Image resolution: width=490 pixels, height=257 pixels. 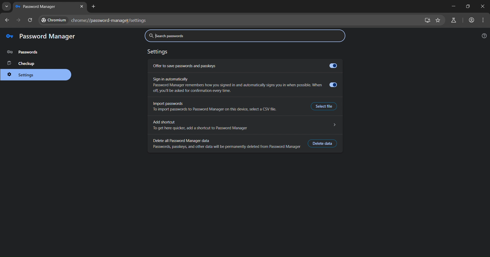 I want to click on passwords manager, so click(x=38, y=7).